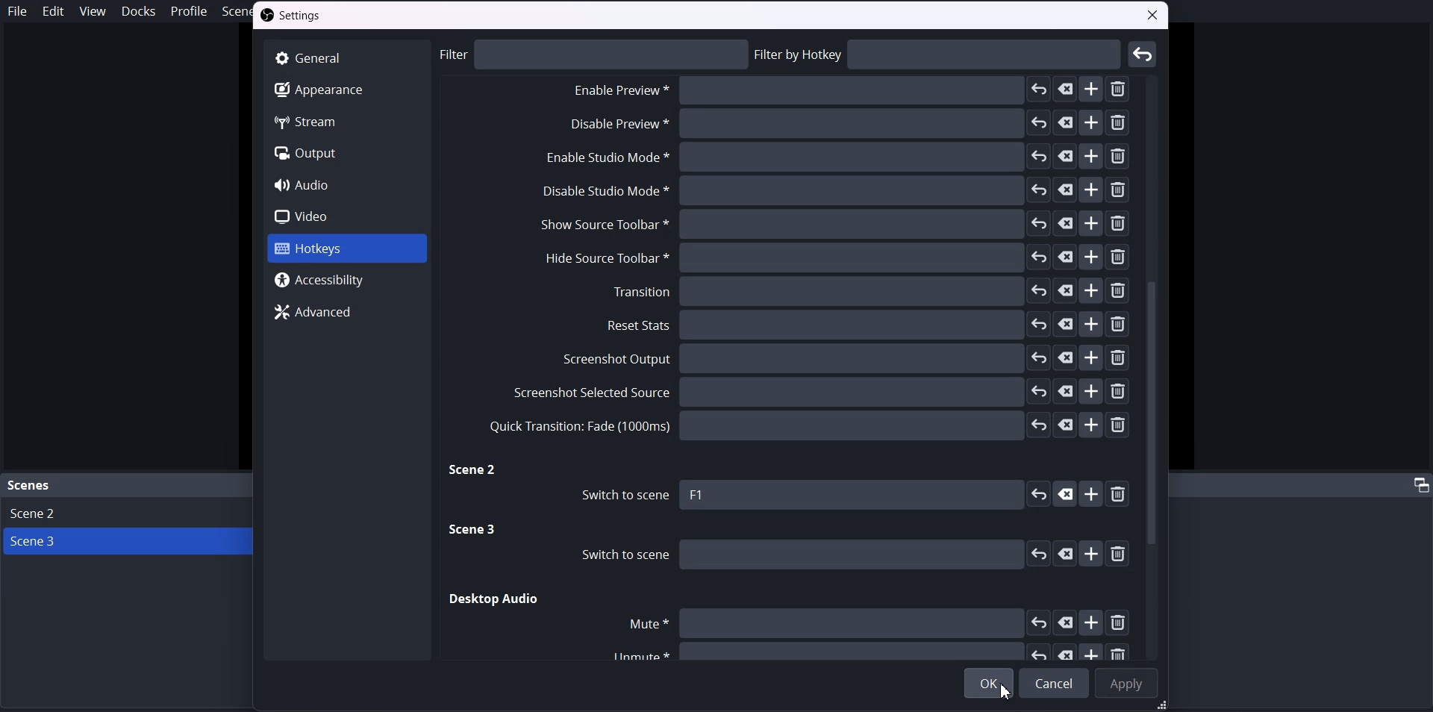 Image resolution: width=1433 pixels, height=712 pixels. I want to click on Video, so click(346, 216).